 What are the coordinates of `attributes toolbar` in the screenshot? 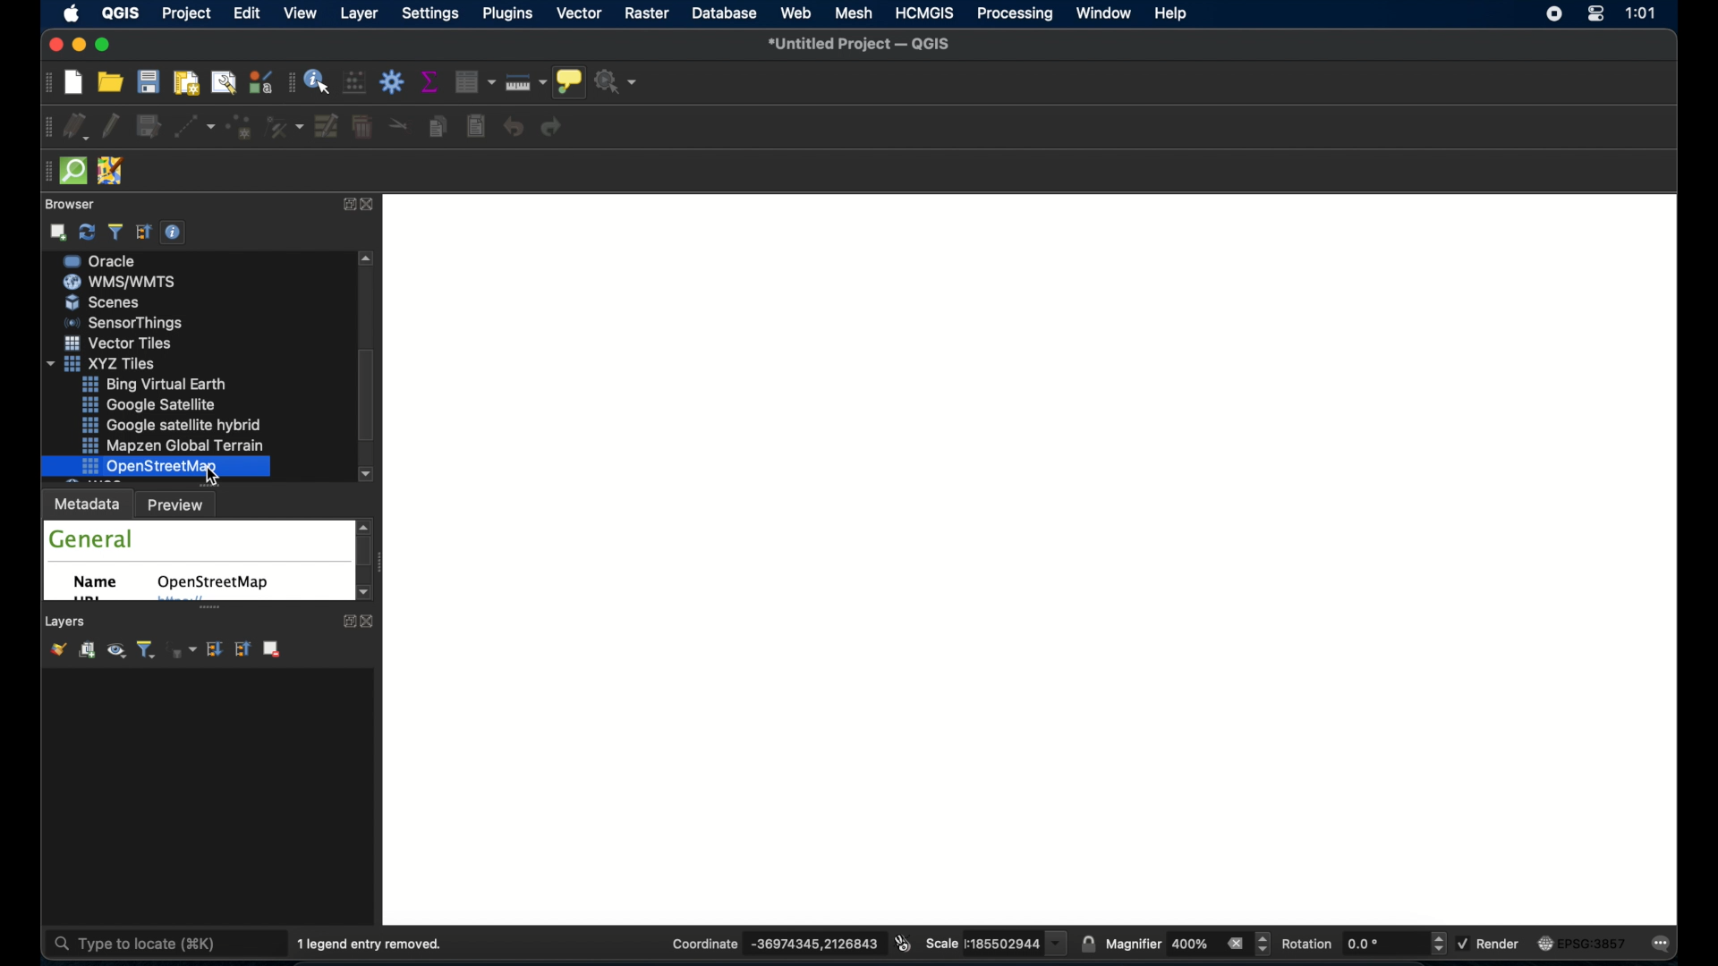 It's located at (290, 81).